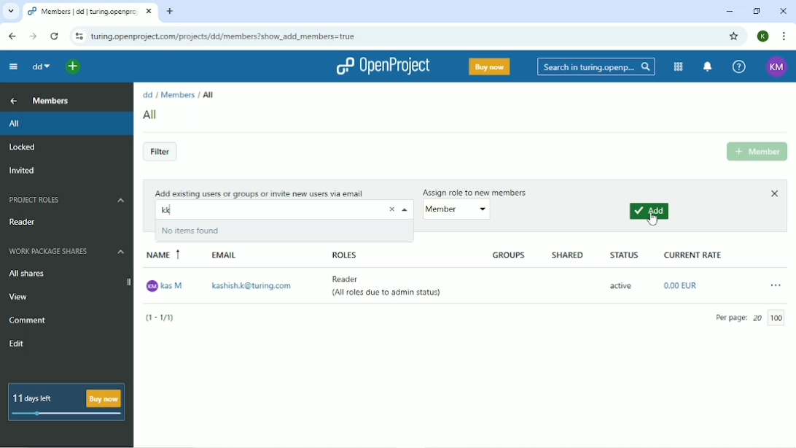  I want to click on kashish.k@turing.com, so click(253, 287).